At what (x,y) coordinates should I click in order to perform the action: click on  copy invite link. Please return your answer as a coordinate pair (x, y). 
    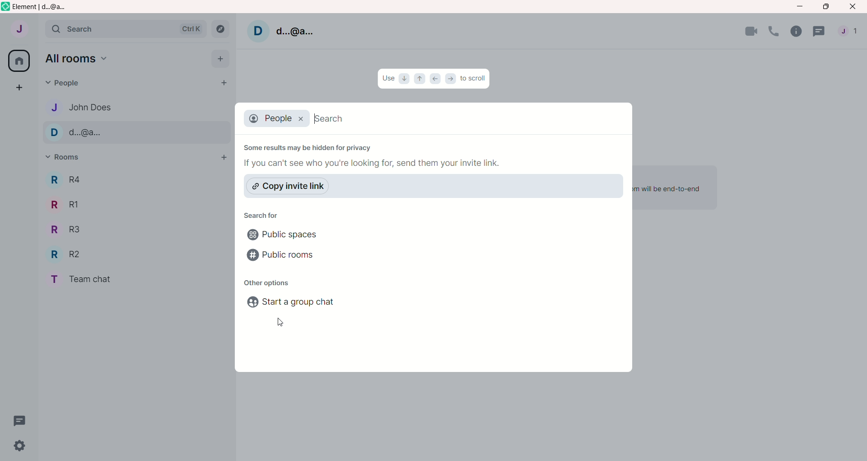
    Looking at the image, I should click on (296, 186).